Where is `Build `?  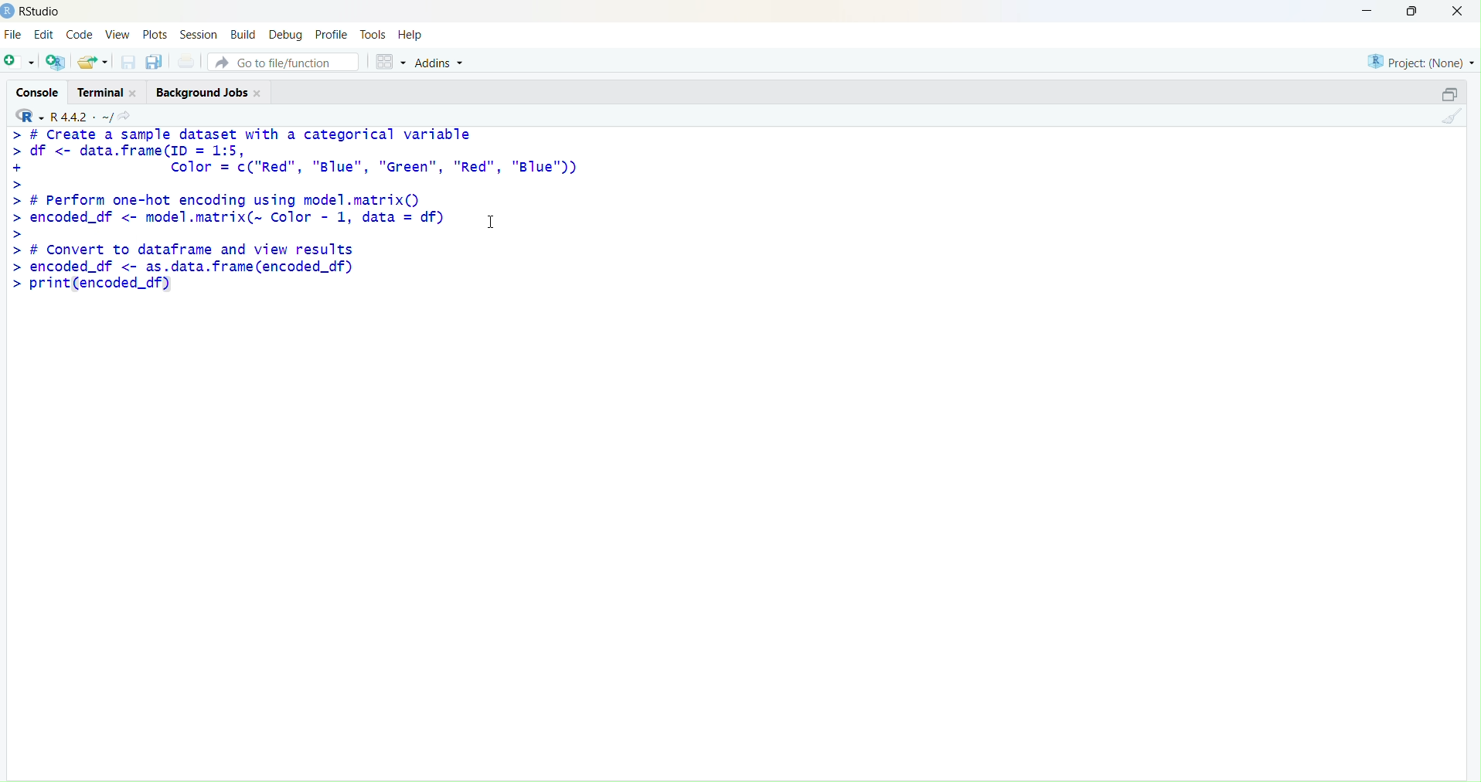
Build  is located at coordinates (245, 34).